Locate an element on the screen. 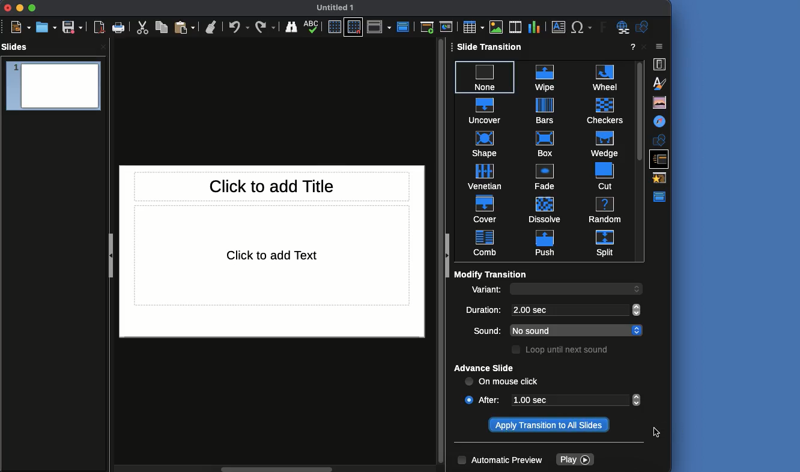 The image size is (800, 472). Gallery is located at coordinates (660, 103).